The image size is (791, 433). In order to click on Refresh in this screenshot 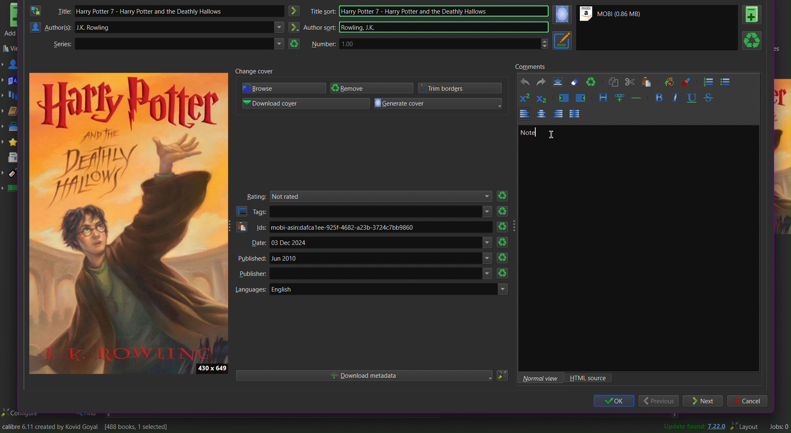, I will do `click(591, 81)`.